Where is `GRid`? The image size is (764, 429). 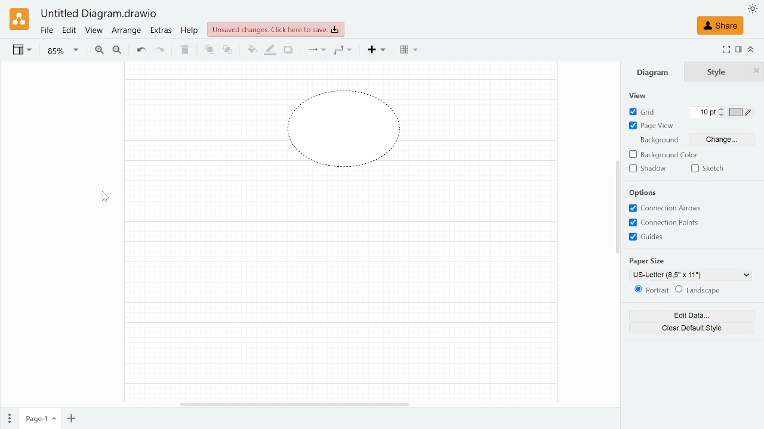
GRid is located at coordinates (648, 112).